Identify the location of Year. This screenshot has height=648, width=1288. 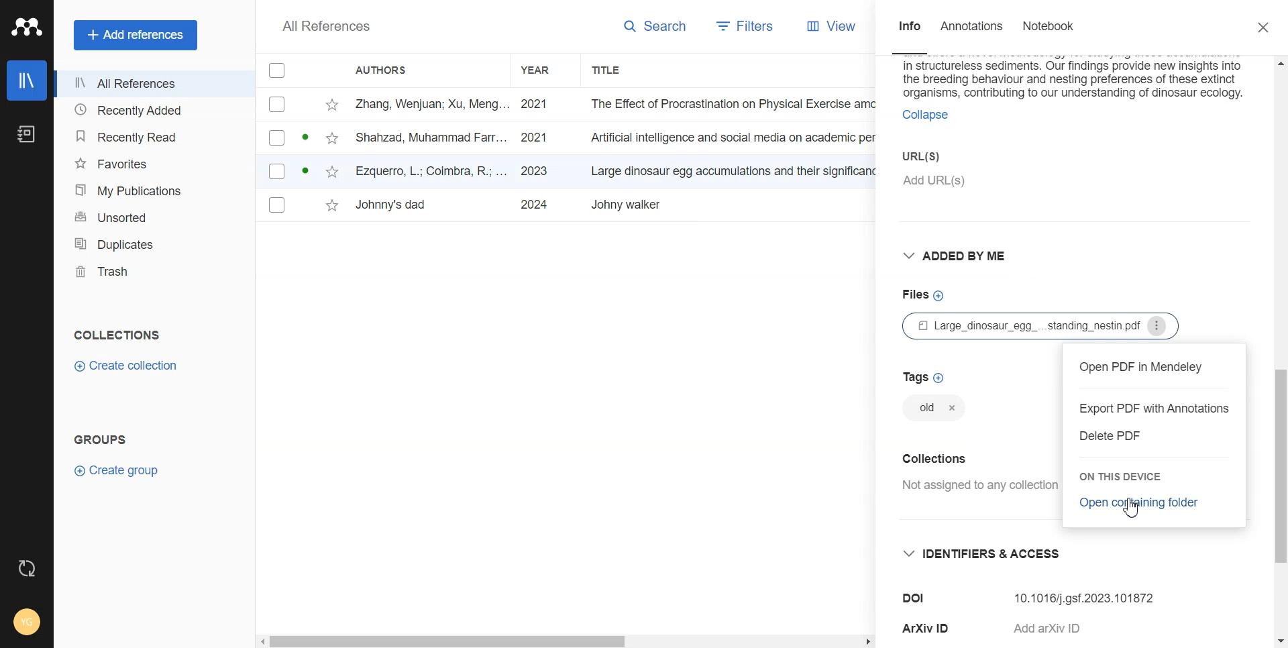
(545, 69).